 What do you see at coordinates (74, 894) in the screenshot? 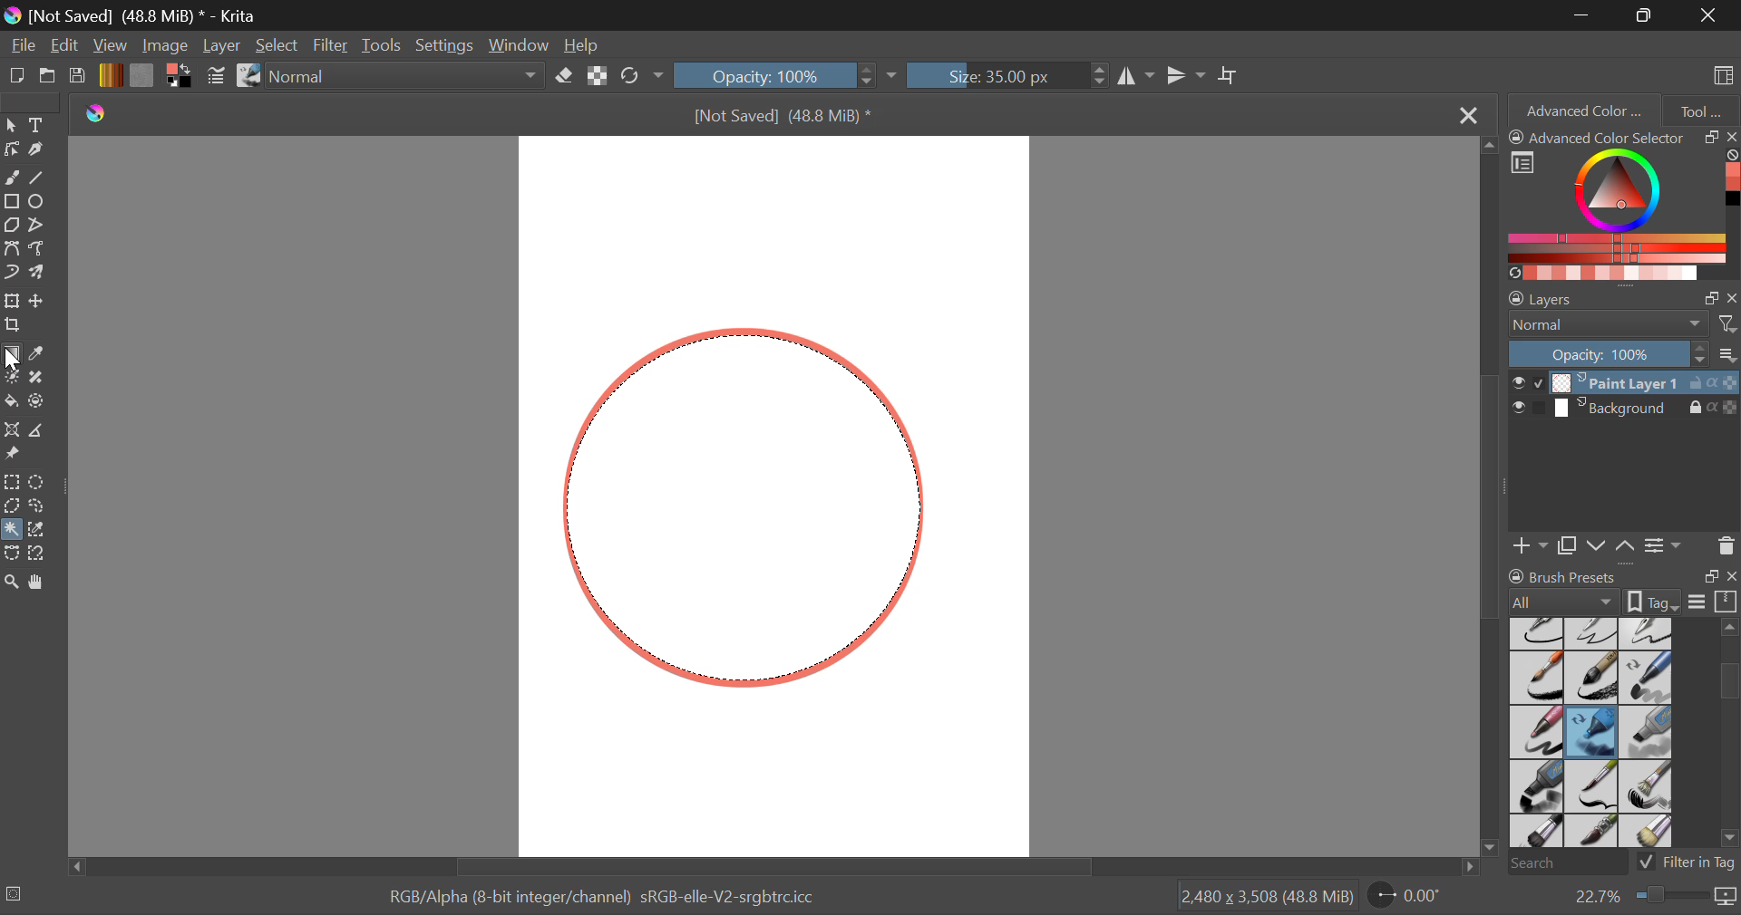
I see `Selected Brush Preset` at bounding box center [74, 894].